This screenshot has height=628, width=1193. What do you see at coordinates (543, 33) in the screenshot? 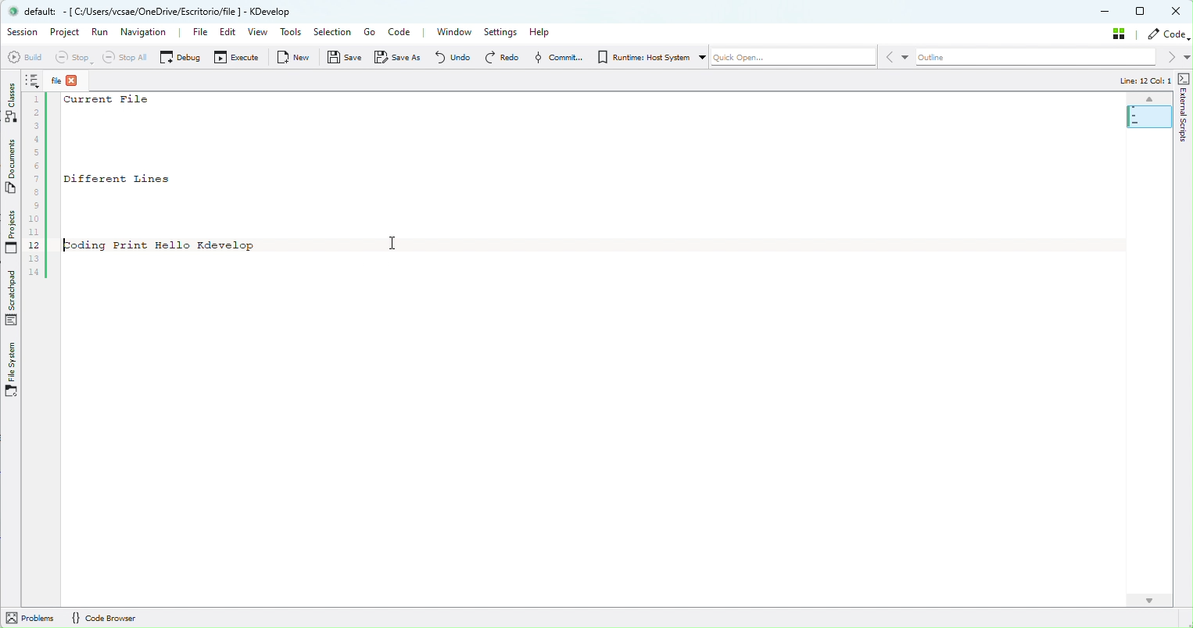
I see `Help` at bounding box center [543, 33].